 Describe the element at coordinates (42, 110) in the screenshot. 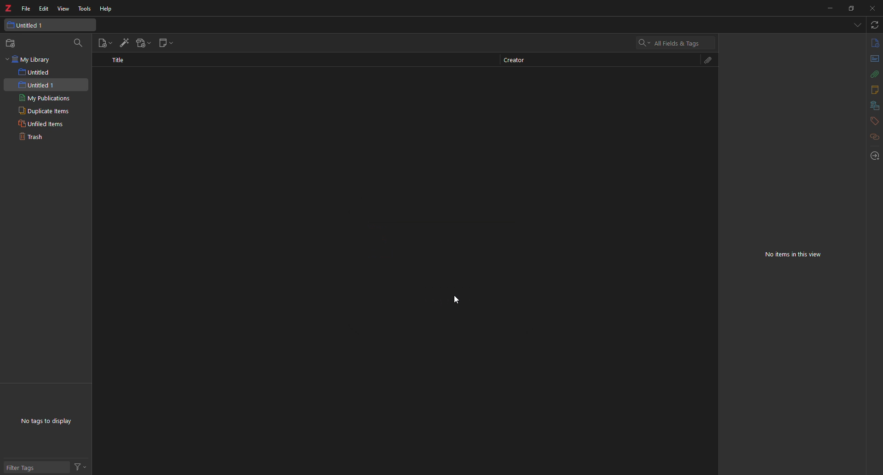

I see `Duplicate items` at that location.